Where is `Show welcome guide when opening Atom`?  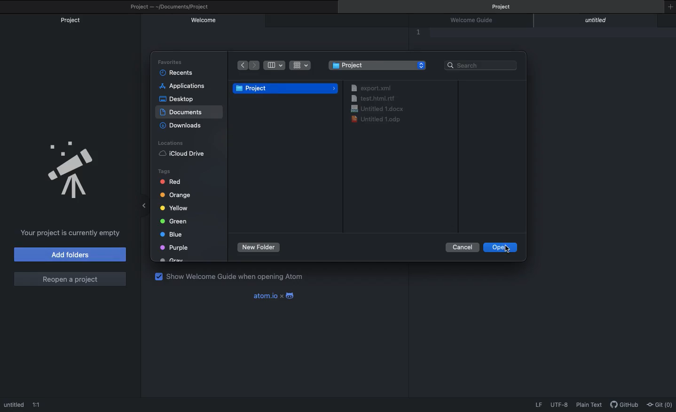
Show welcome guide when opening Atom is located at coordinates (232, 277).